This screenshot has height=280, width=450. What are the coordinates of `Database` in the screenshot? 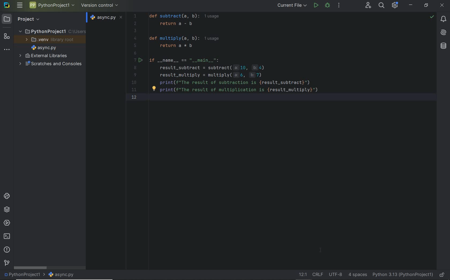 It's located at (443, 45).